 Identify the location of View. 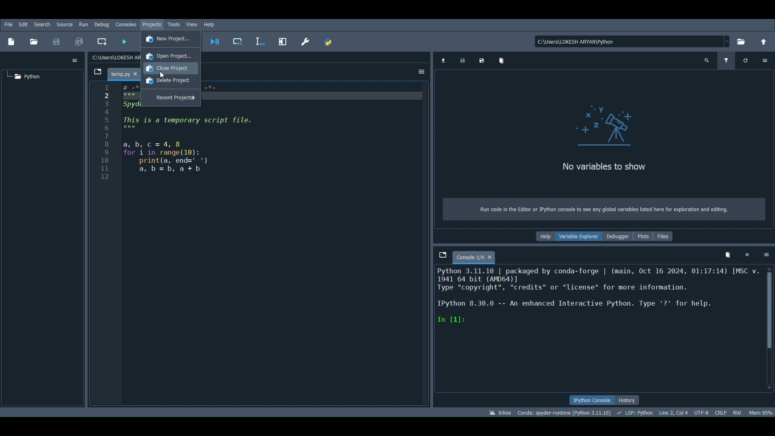
(191, 24).